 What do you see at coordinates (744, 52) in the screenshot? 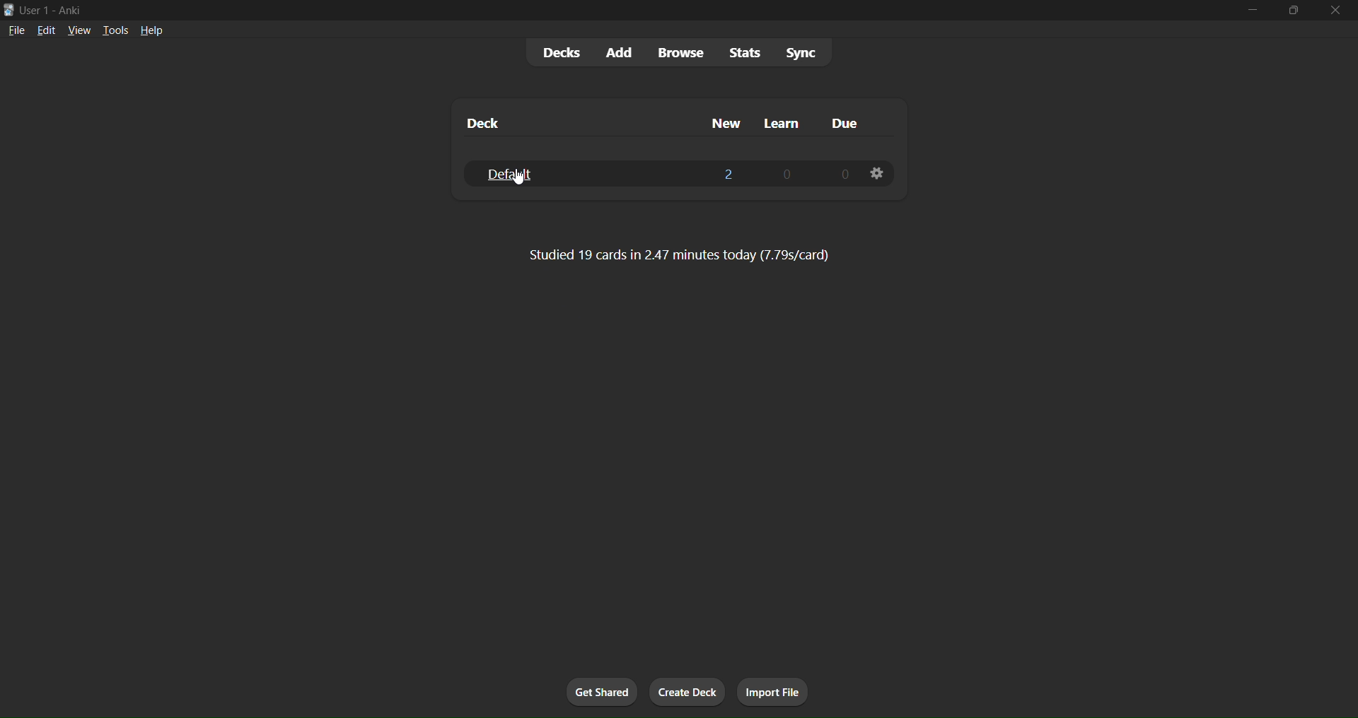
I see `stats` at bounding box center [744, 52].